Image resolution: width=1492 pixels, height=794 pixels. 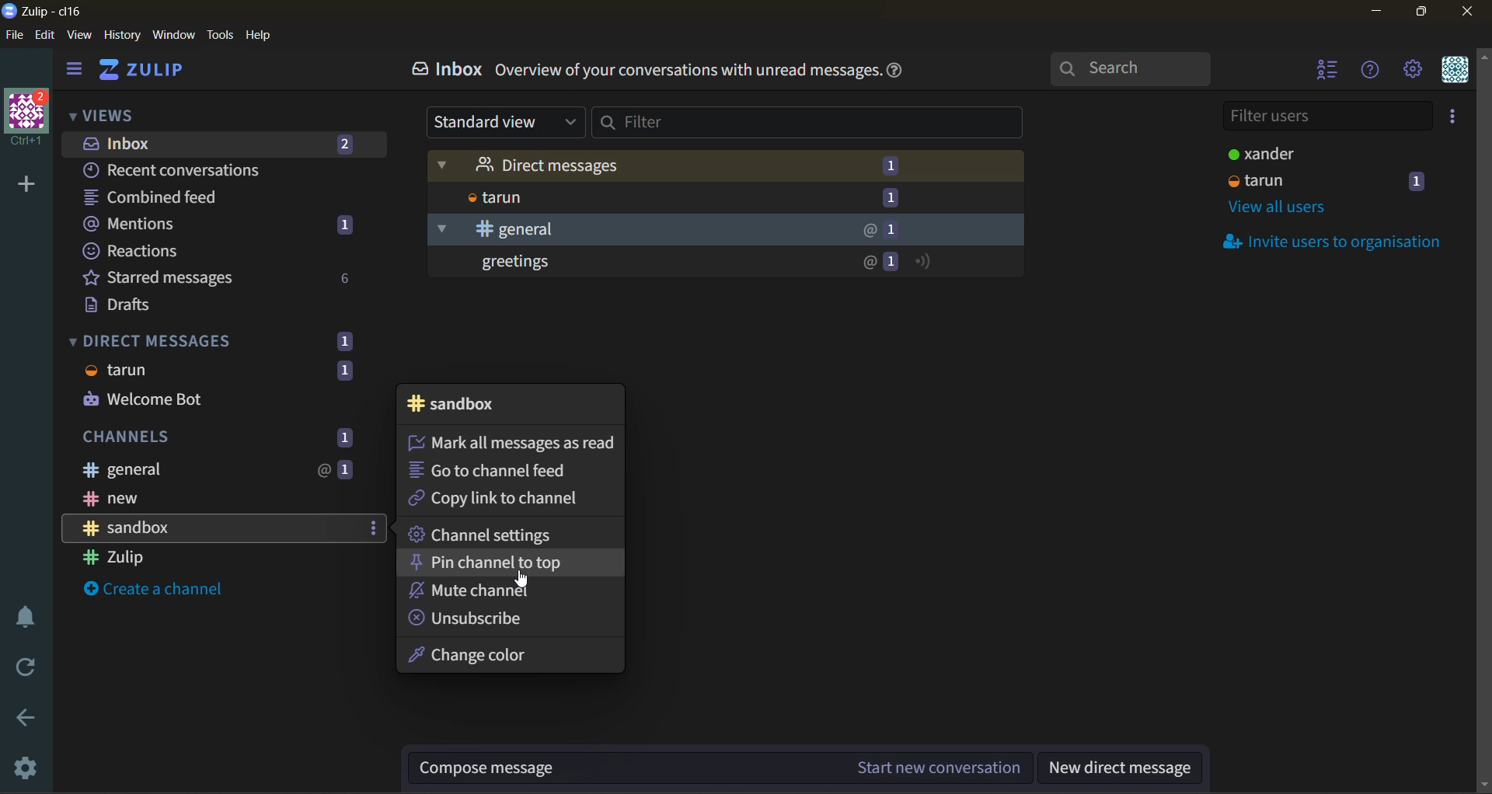 I want to click on change color, so click(x=481, y=657).